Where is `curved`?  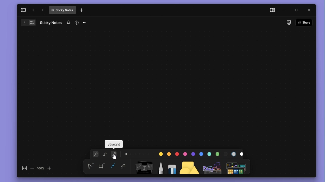 curved is located at coordinates (95, 154).